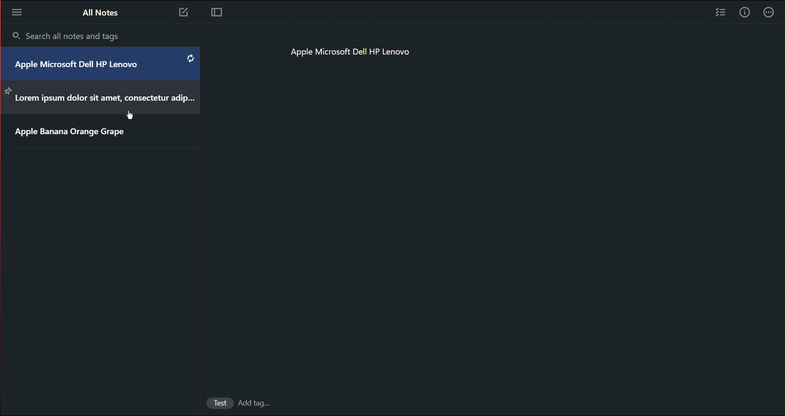 This screenshot has height=416, width=785. What do you see at coordinates (68, 36) in the screenshot?
I see `Search all notes and tags` at bounding box center [68, 36].